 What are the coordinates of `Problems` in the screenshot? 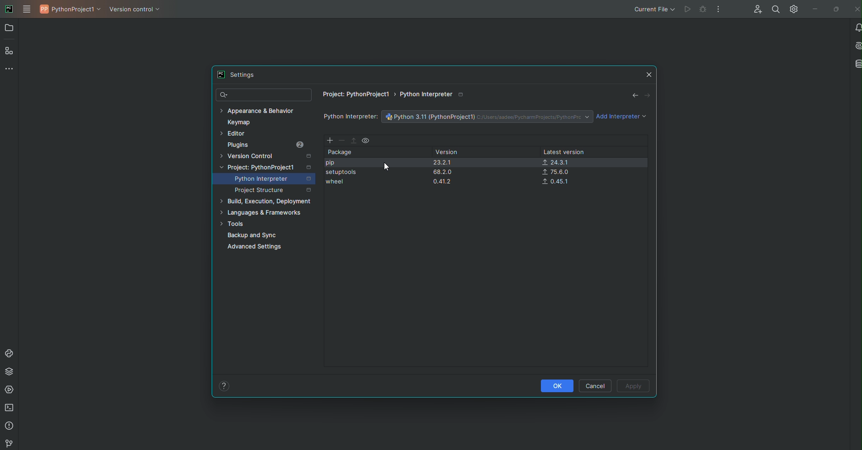 It's located at (10, 427).